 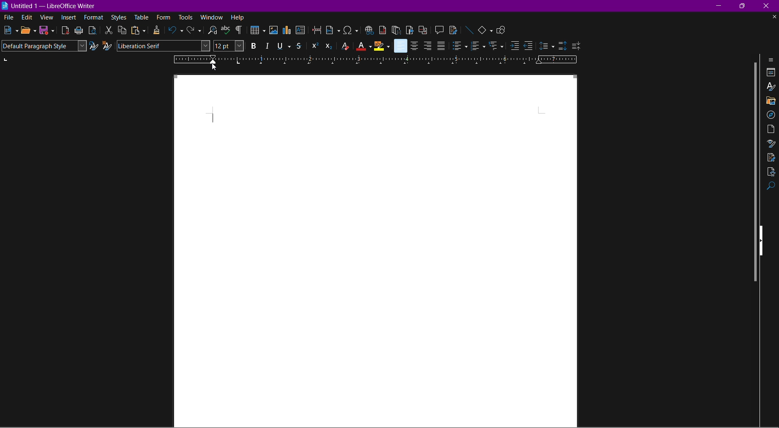 What do you see at coordinates (771, 172) in the screenshot?
I see `Accessibility Check` at bounding box center [771, 172].